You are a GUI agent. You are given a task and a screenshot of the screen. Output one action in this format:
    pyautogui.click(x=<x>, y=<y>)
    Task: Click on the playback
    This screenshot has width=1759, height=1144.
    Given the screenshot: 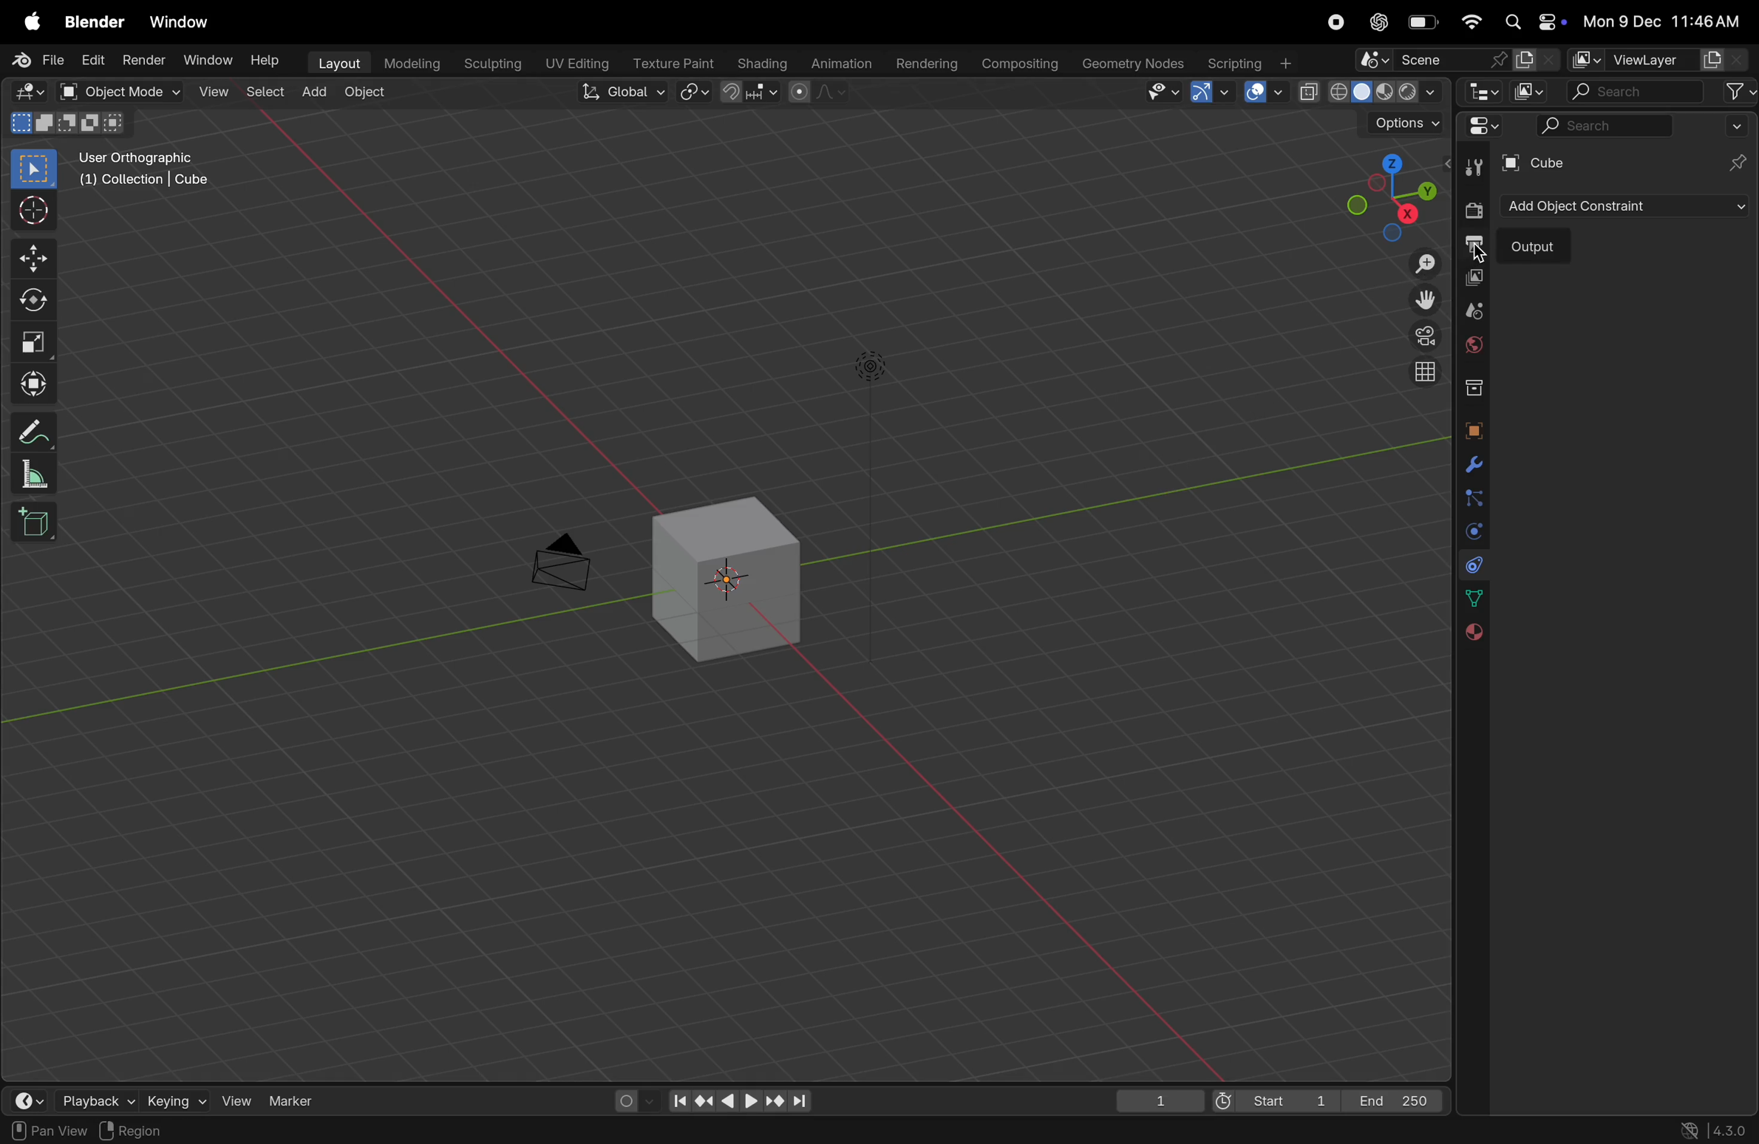 What is the action you would take?
    pyautogui.click(x=99, y=1098)
    